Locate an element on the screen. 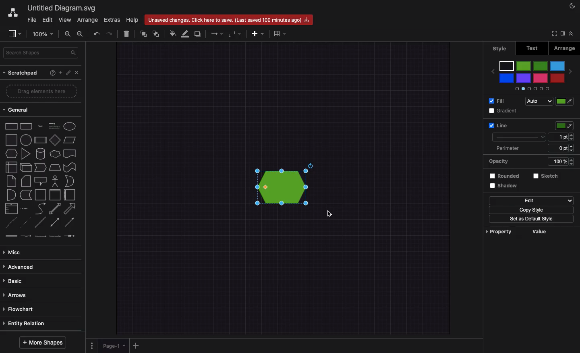  Gradient is located at coordinates (502, 112).